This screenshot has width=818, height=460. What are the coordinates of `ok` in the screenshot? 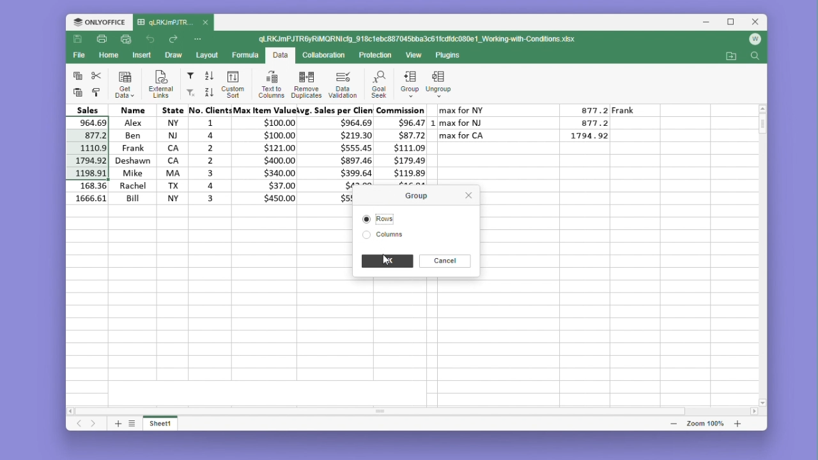 It's located at (387, 261).